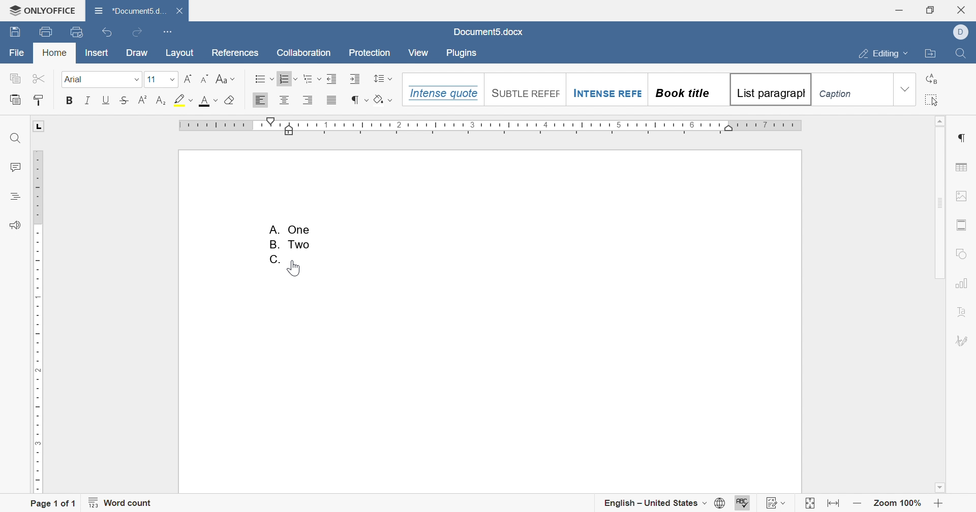 The image size is (976, 512). Describe the element at coordinates (107, 32) in the screenshot. I see `undo` at that location.